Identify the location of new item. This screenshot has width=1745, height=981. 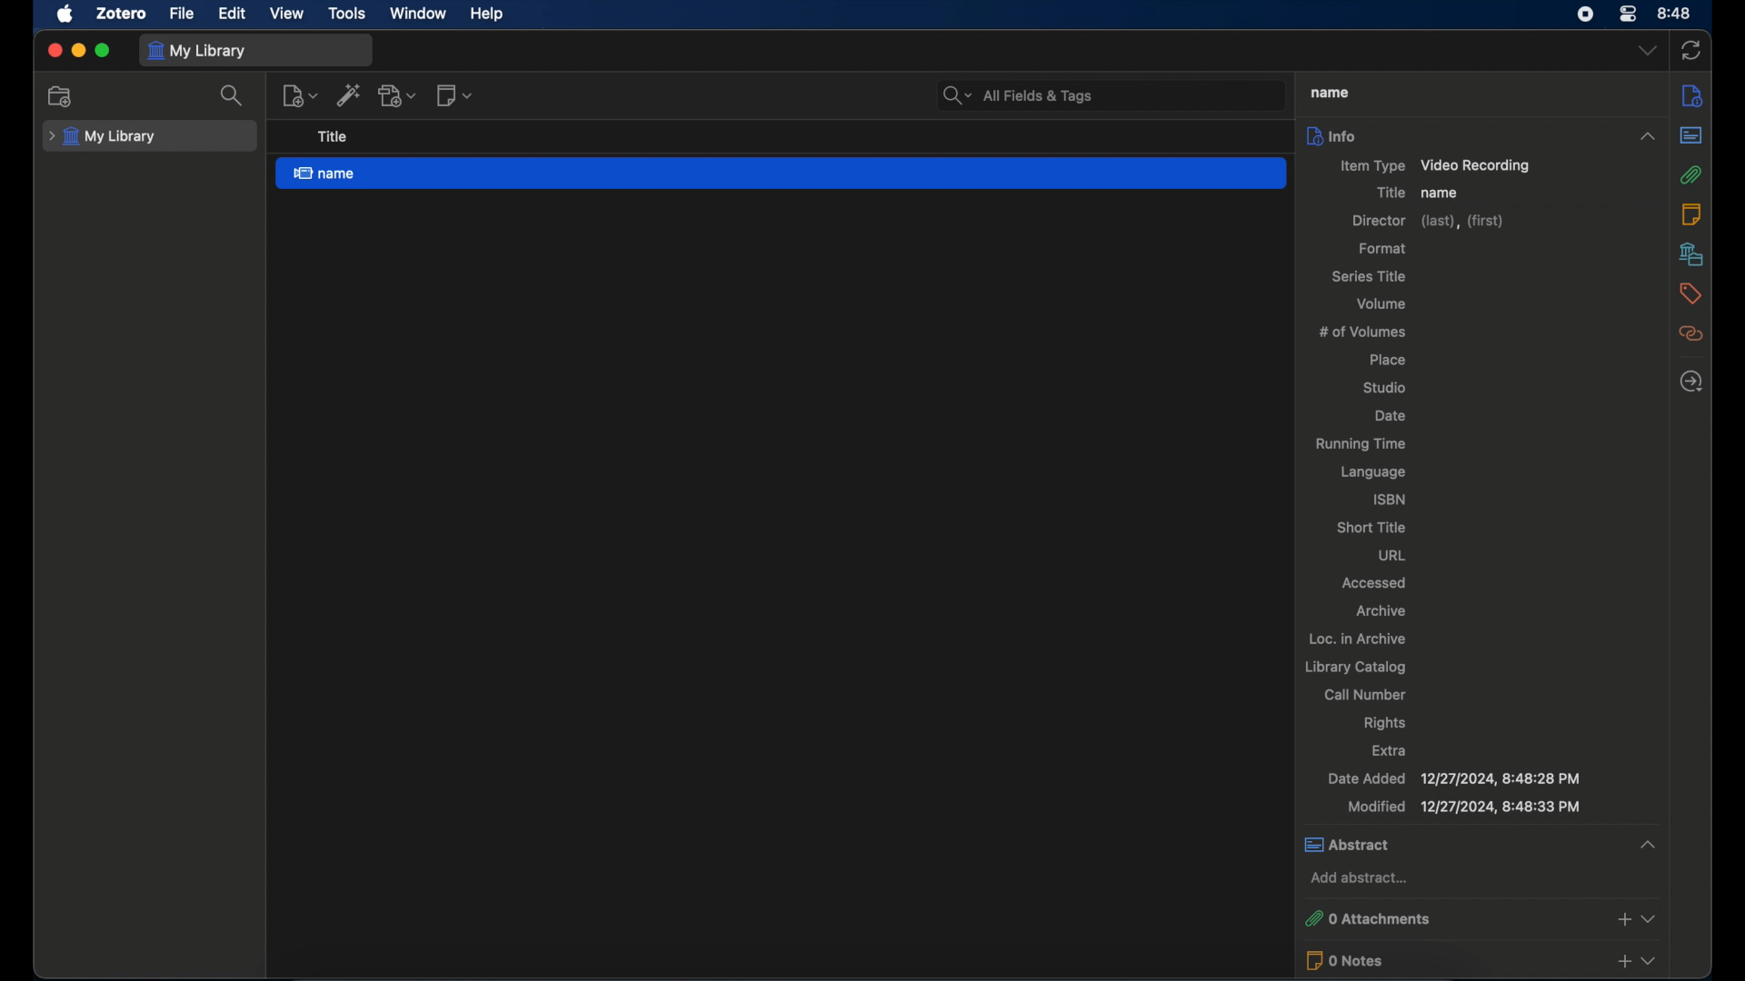
(299, 95).